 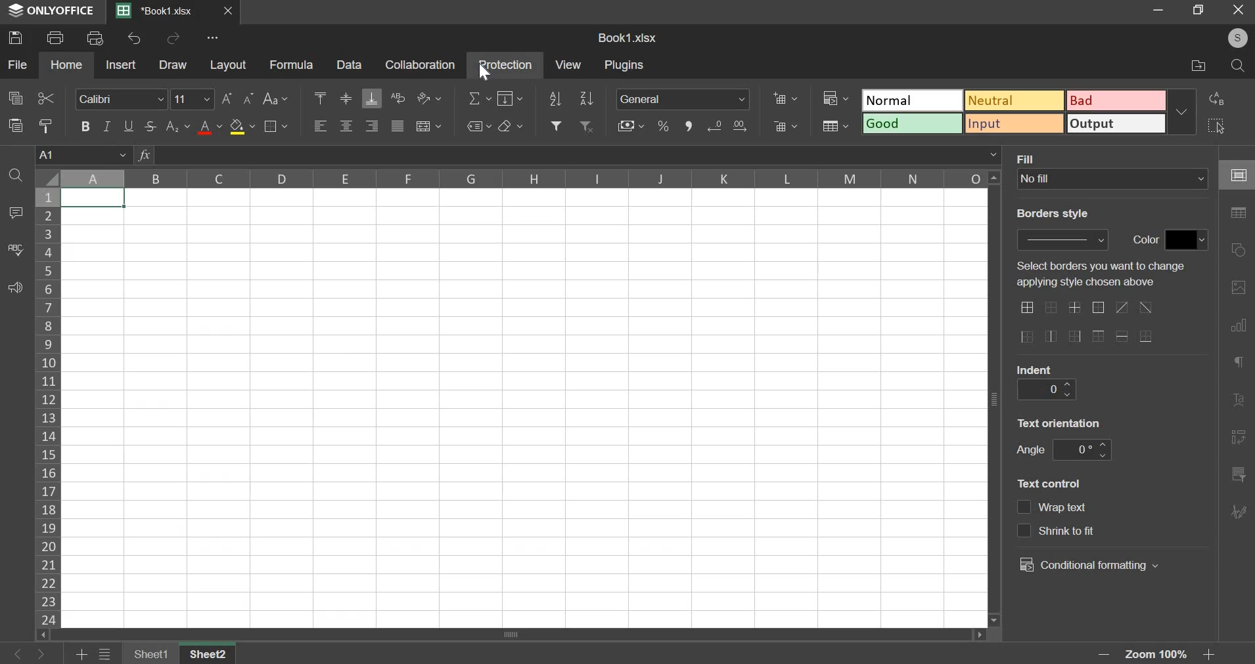 What do you see at coordinates (1024, 508) in the screenshot?
I see `checkbox` at bounding box center [1024, 508].